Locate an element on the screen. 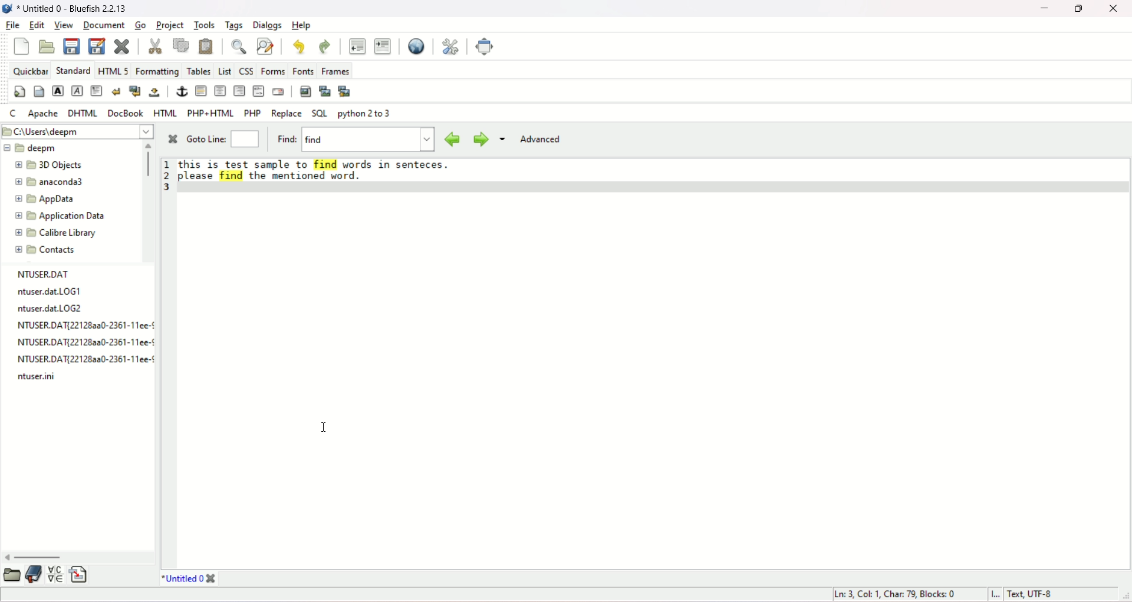  help is located at coordinates (302, 26).